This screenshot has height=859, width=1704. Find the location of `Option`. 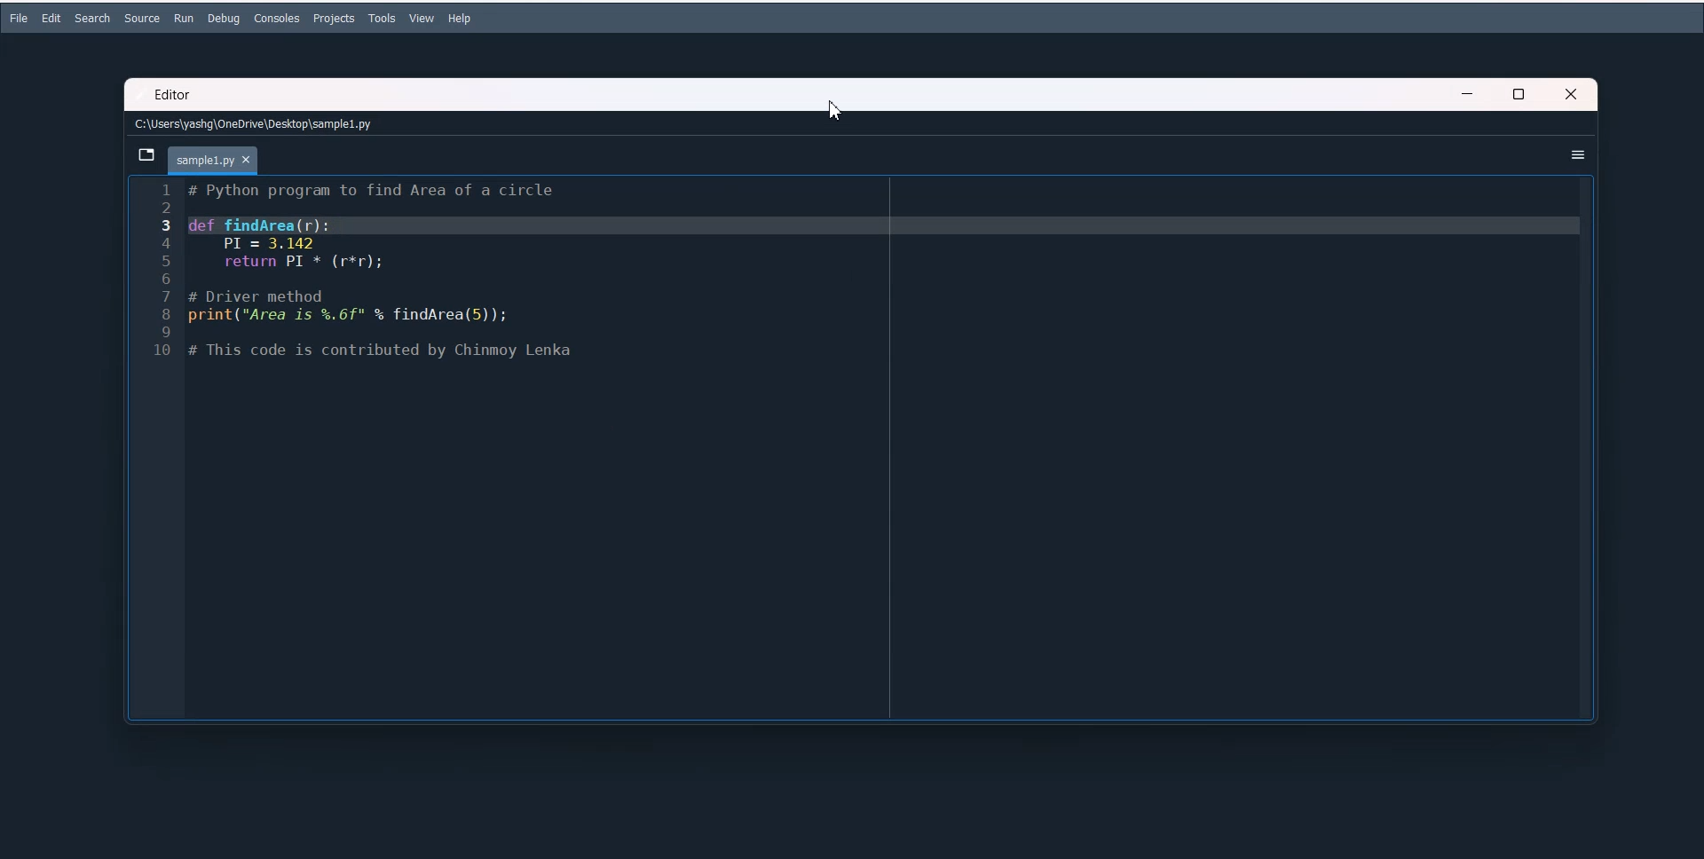

Option is located at coordinates (1579, 154).